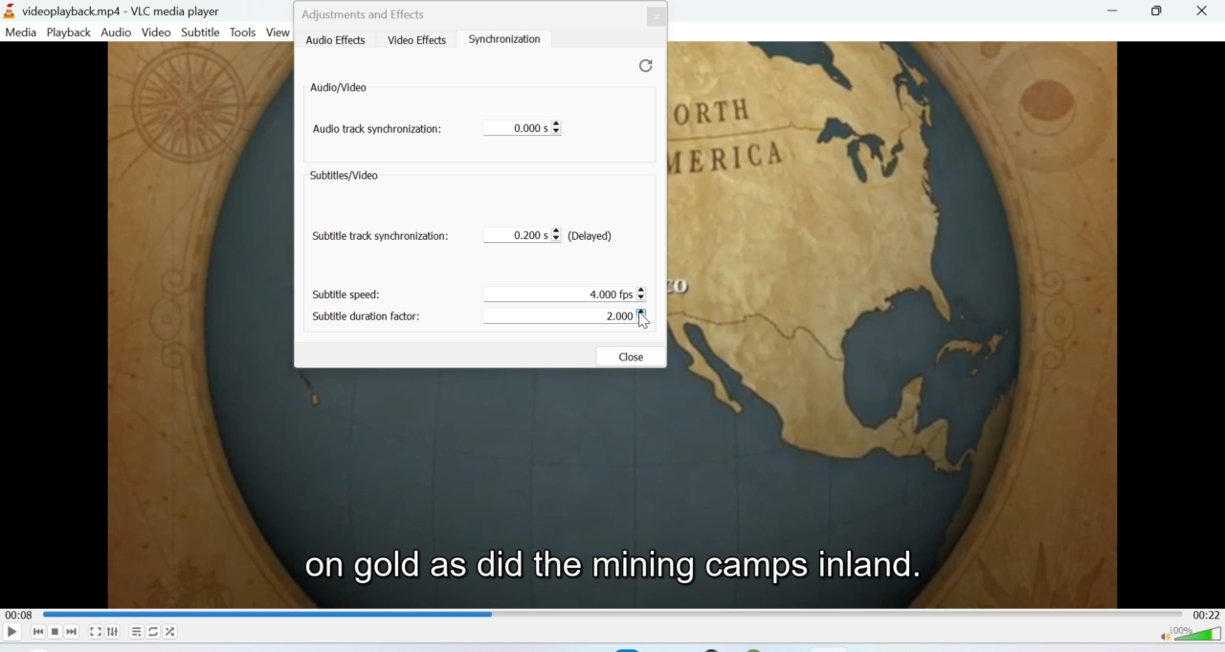 The height and width of the screenshot is (652, 1225). Describe the element at coordinates (1158, 12) in the screenshot. I see `Maximise` at that location.